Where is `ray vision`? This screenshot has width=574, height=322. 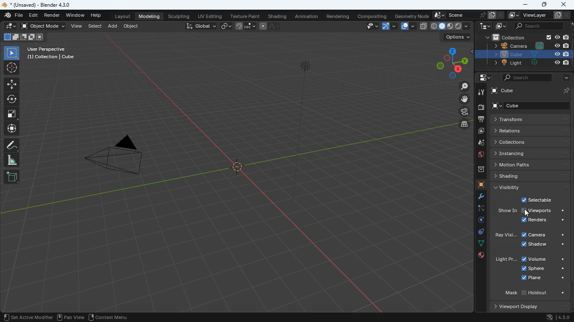 ray vision is located at coordinates (506, 236).